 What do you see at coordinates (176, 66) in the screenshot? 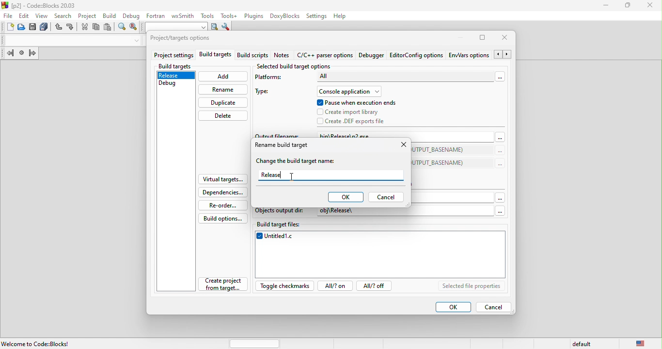
I see `build targets` at bounding box center [176, 66].